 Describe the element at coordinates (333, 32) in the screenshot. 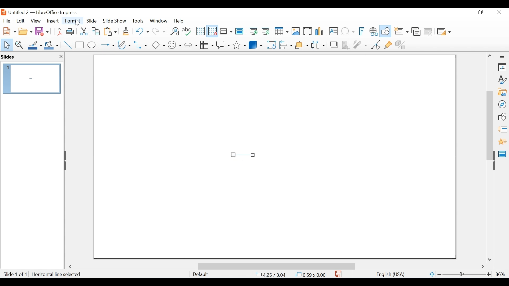

I see `Insert Textbox` at that location.